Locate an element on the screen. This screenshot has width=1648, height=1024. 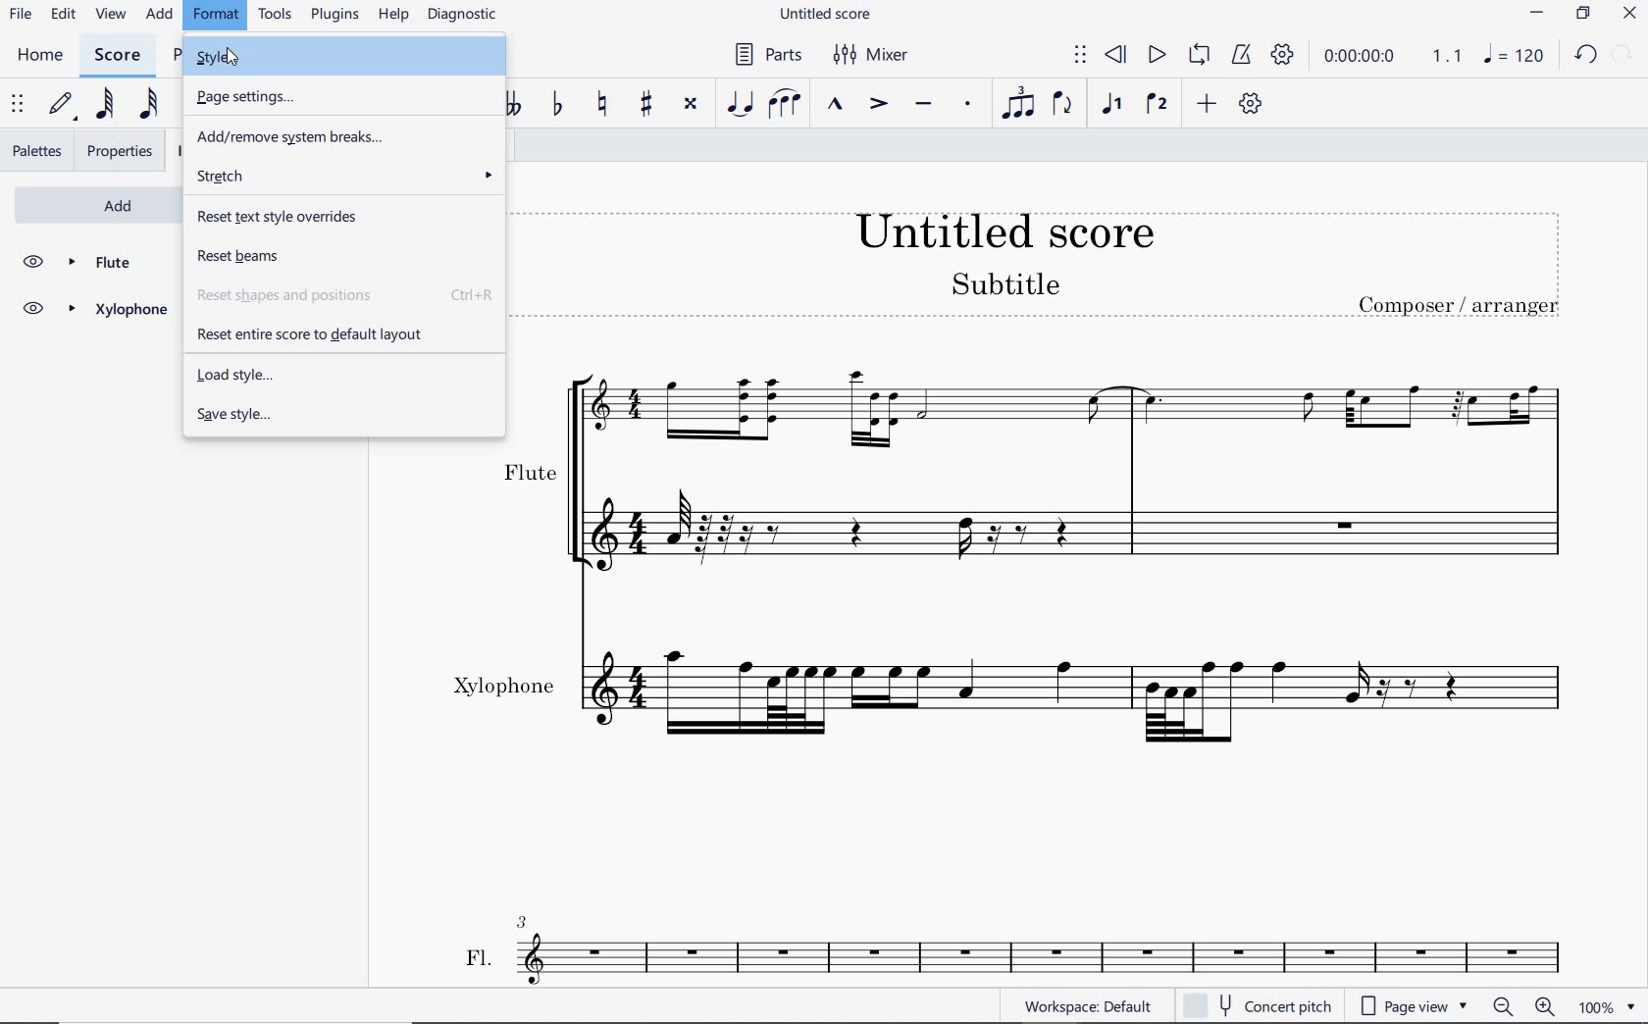
VOICE 2 is located at coordinates (1155, 105).